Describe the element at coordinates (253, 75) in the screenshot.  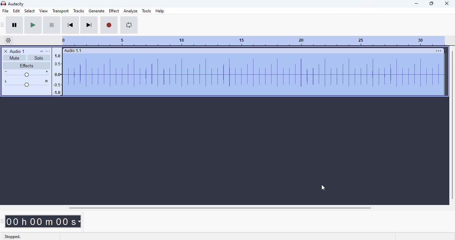
I see `click track generated for reference` at that location.